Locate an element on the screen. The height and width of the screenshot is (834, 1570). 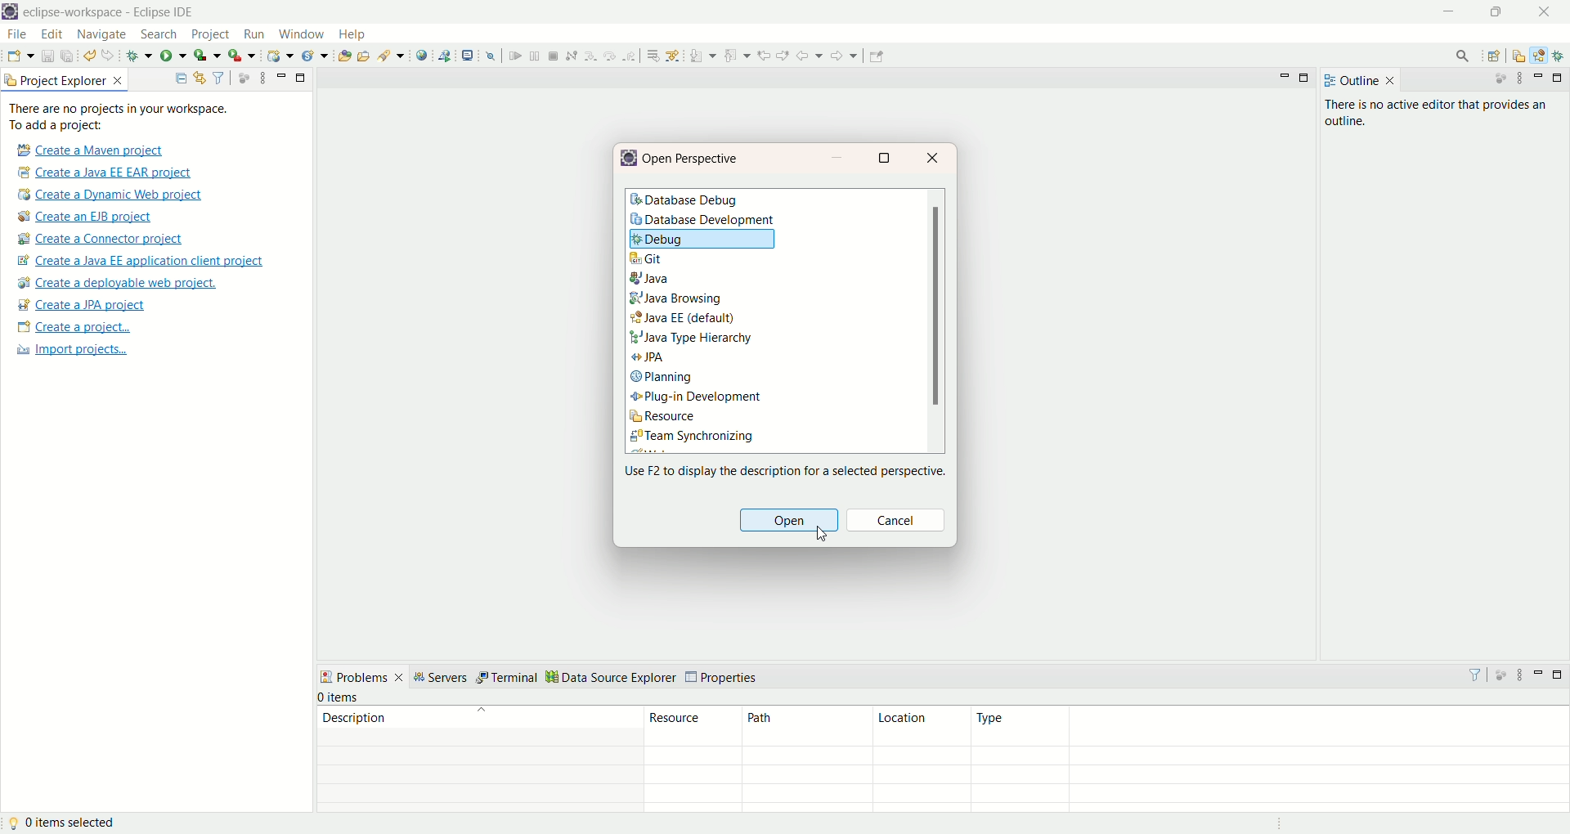
forward is located at coordinates (843, 56).